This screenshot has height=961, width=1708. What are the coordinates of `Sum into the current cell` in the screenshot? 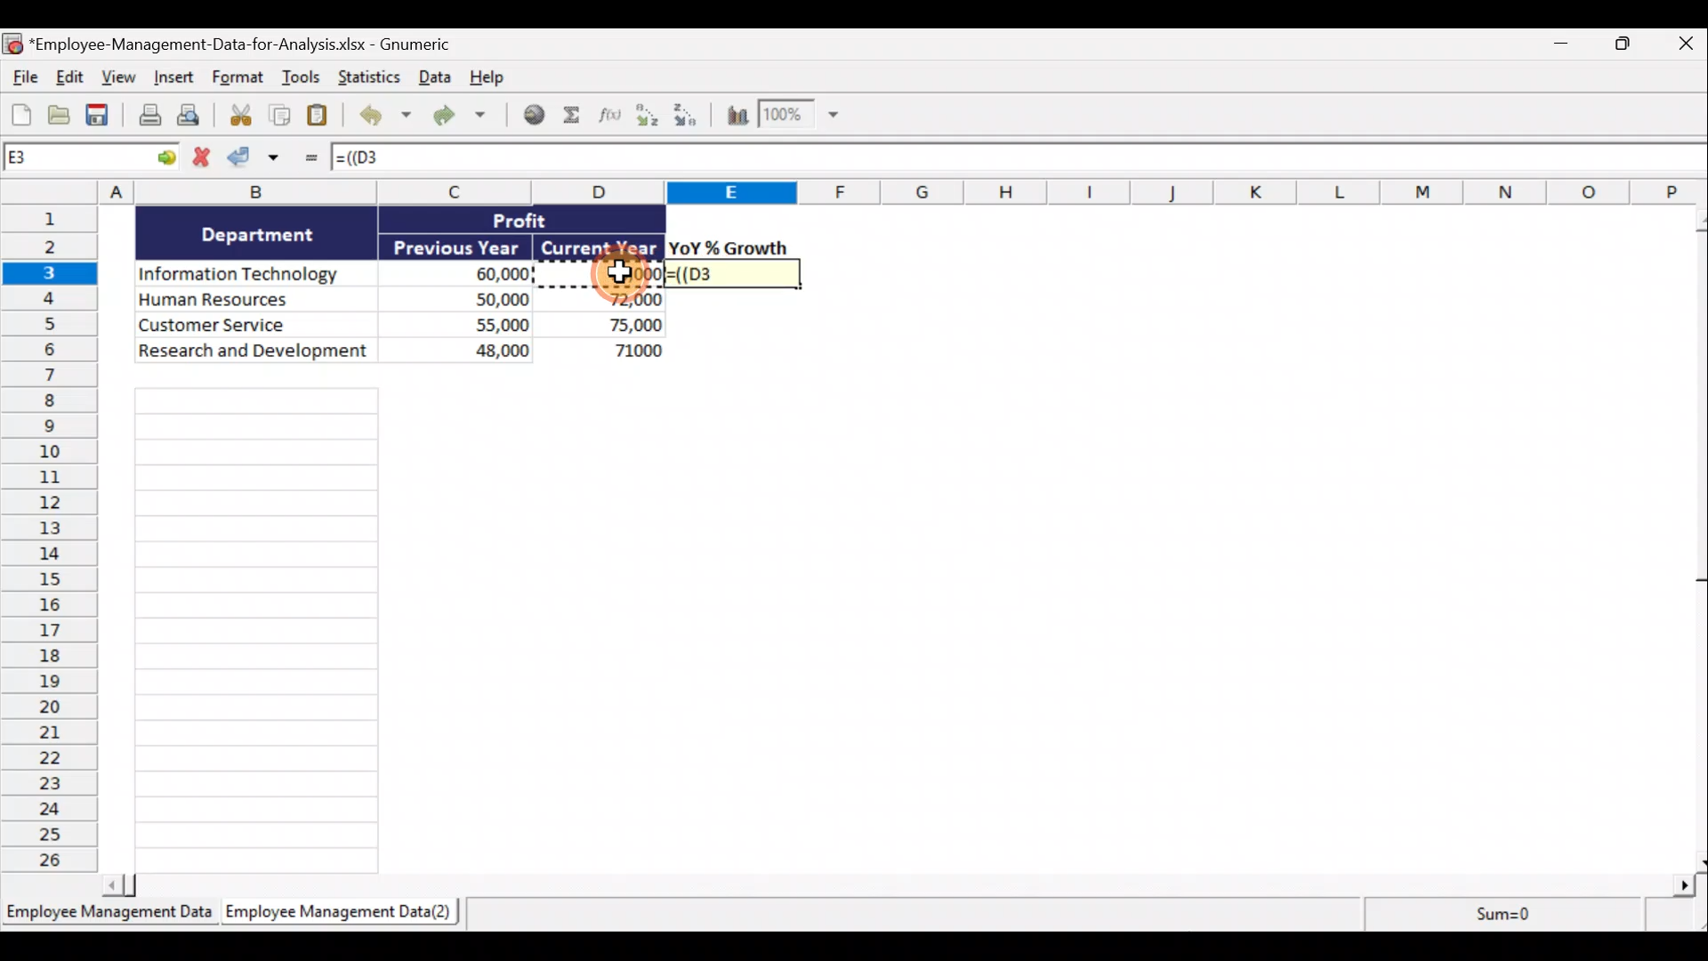 It's located at (576, 117).